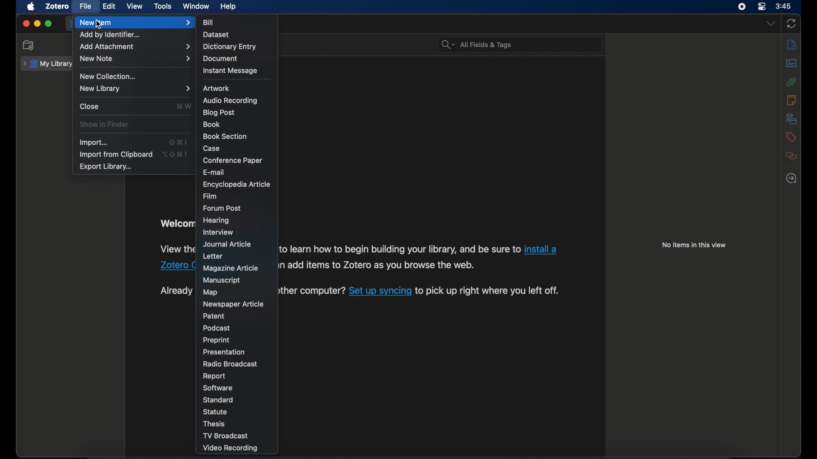 The image size is (817, 459). Describe the element at coordinates (219, 400) in the screenshot. I see `standard` at that location.